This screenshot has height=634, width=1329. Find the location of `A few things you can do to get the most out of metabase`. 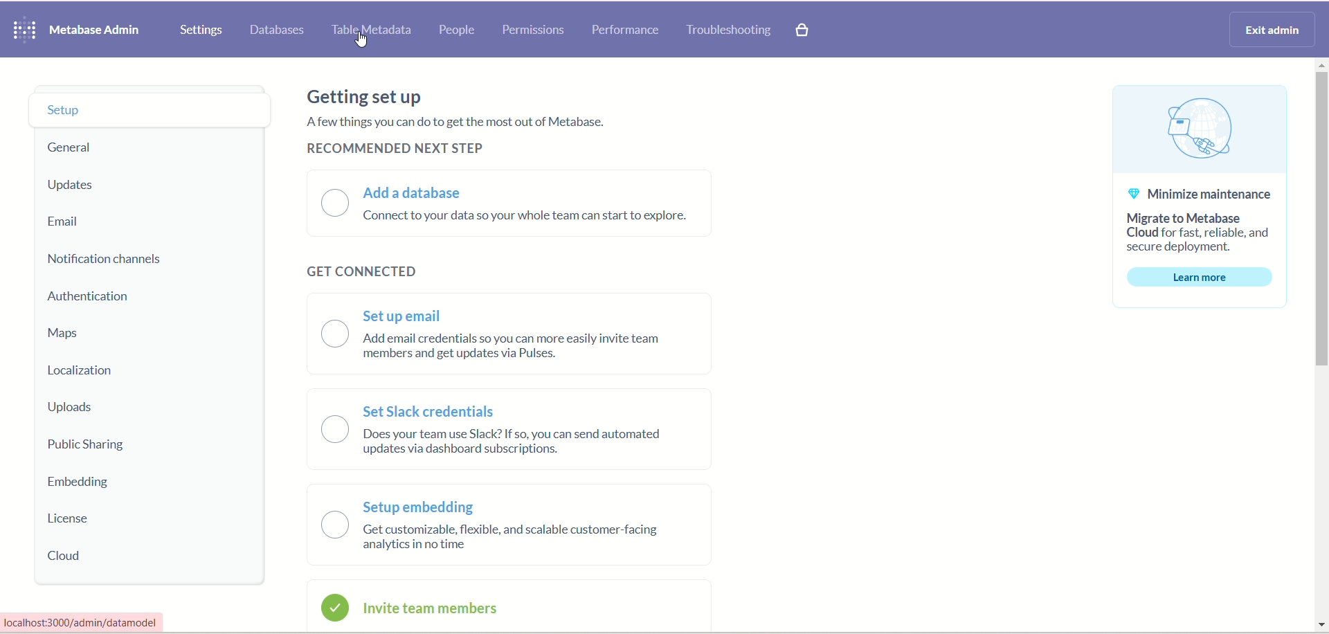

A few things you can do to get the most out of metabase is located at coordinates (458, 121).